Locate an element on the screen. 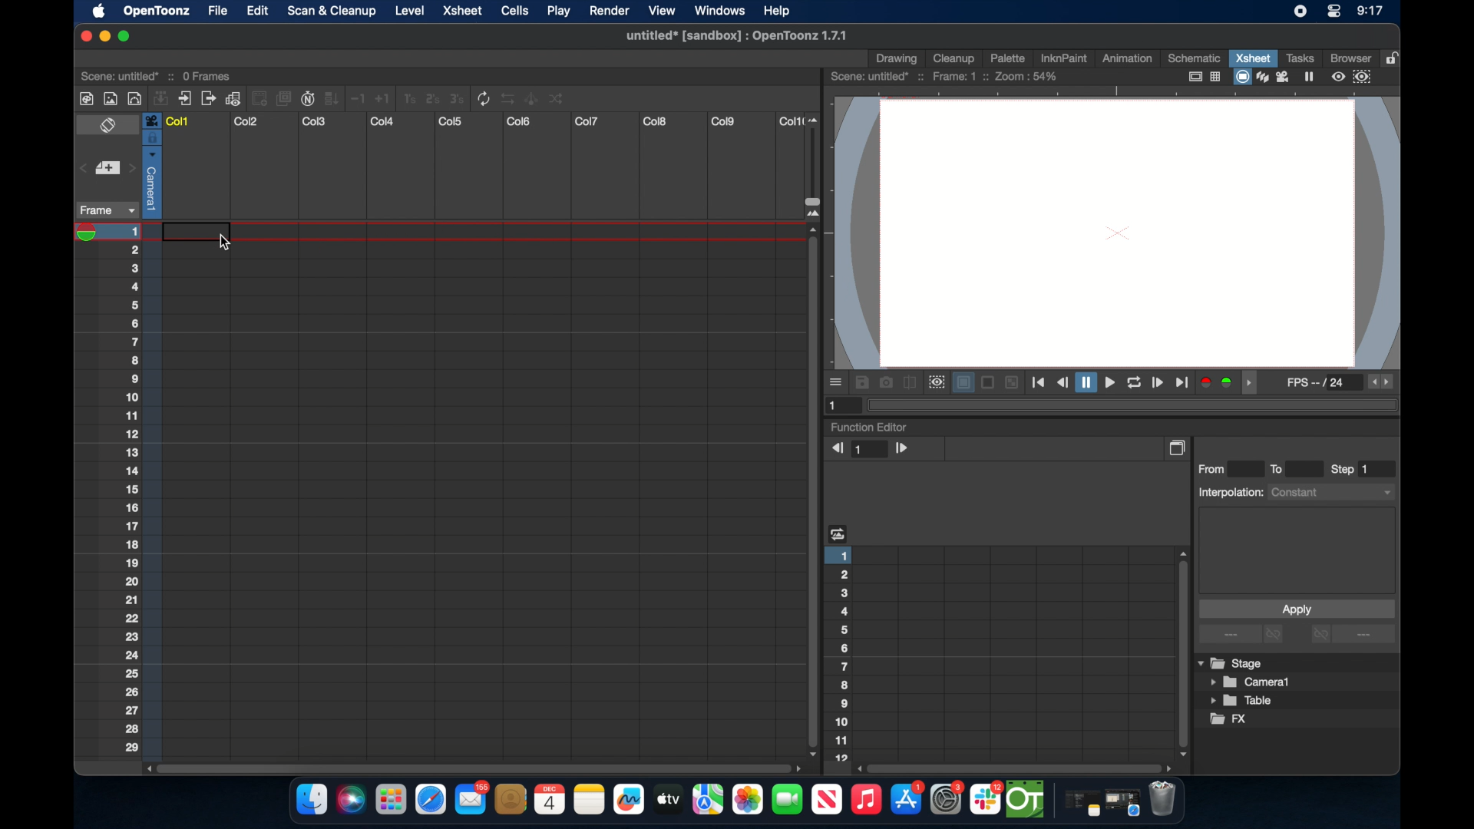 This screenshot has height=829, width=1474. canvas is located at coordinates (1116, 232).